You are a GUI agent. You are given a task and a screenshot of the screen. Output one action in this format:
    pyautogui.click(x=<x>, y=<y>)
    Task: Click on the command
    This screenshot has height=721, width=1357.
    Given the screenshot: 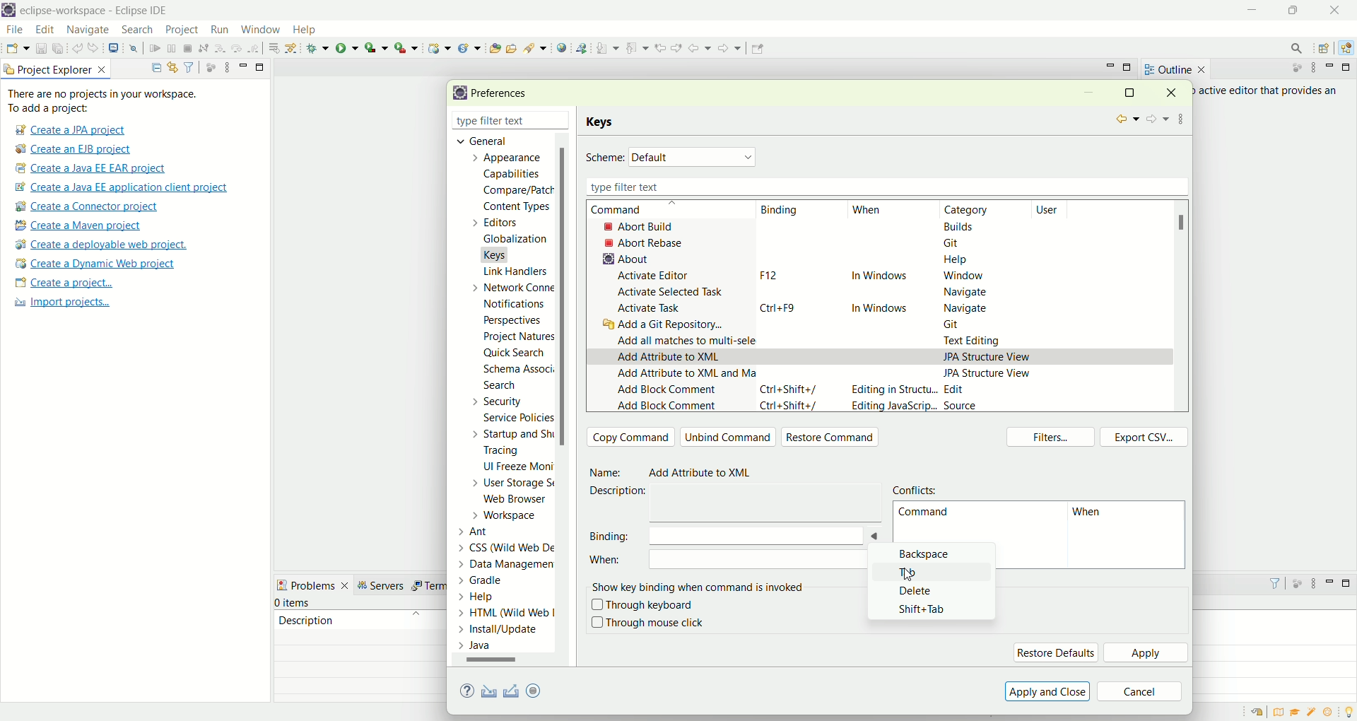 What is the action you would take?
    pyautogui.click(x=631, y=210)
    